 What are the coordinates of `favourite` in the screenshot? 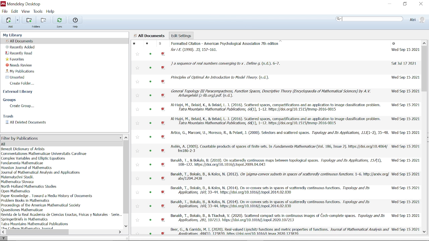 It's located at (138, 82).